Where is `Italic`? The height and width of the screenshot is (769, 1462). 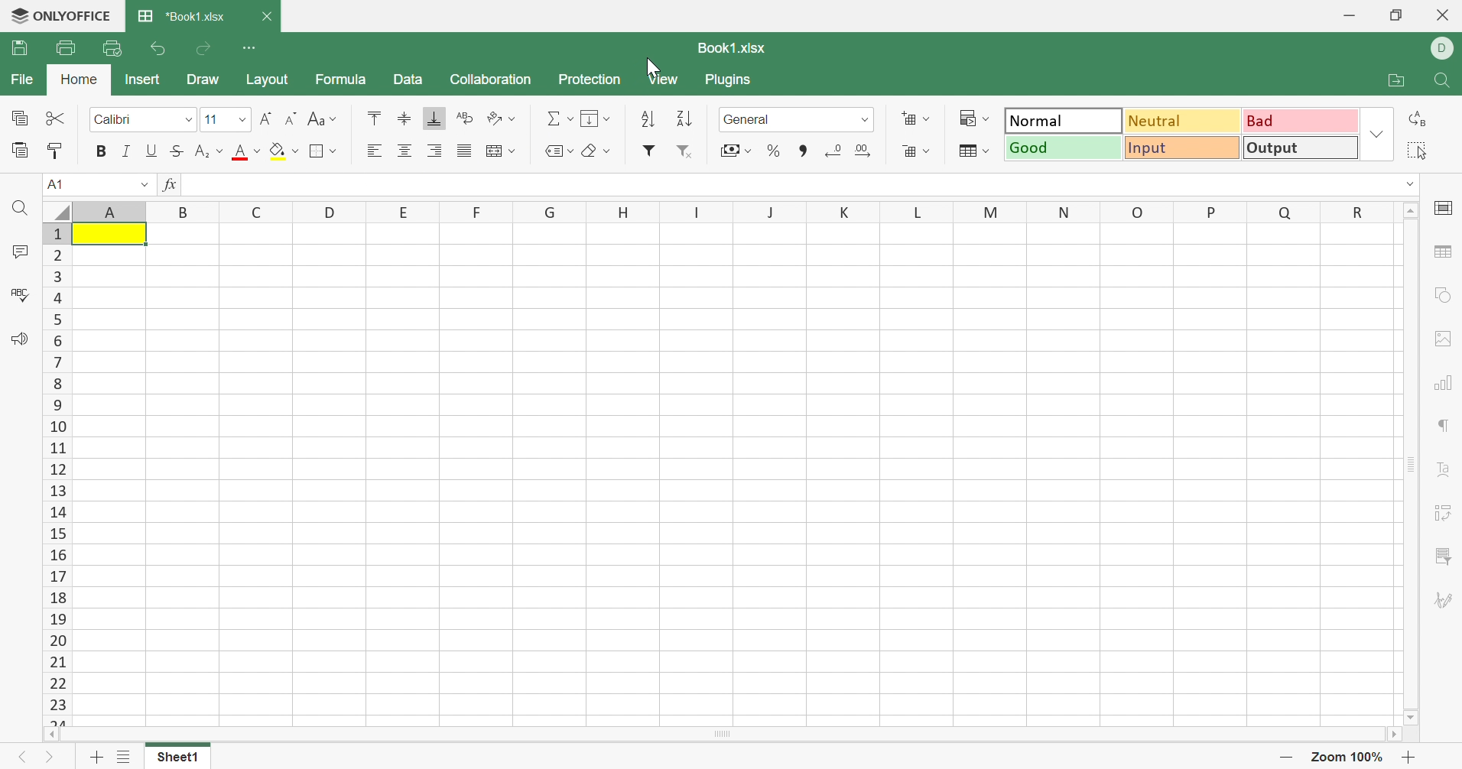 Italic is located at coordinates (125, 148).